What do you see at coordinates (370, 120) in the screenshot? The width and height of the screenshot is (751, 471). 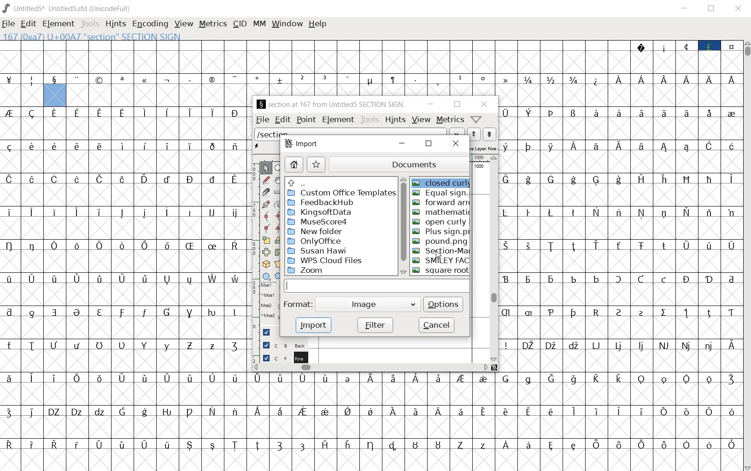 I see `tools` at bounding box center [370, 120].